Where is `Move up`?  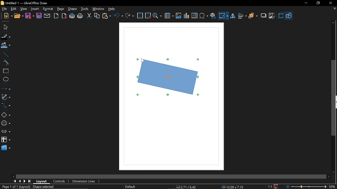 Move up is located at coordinates (334, 23).